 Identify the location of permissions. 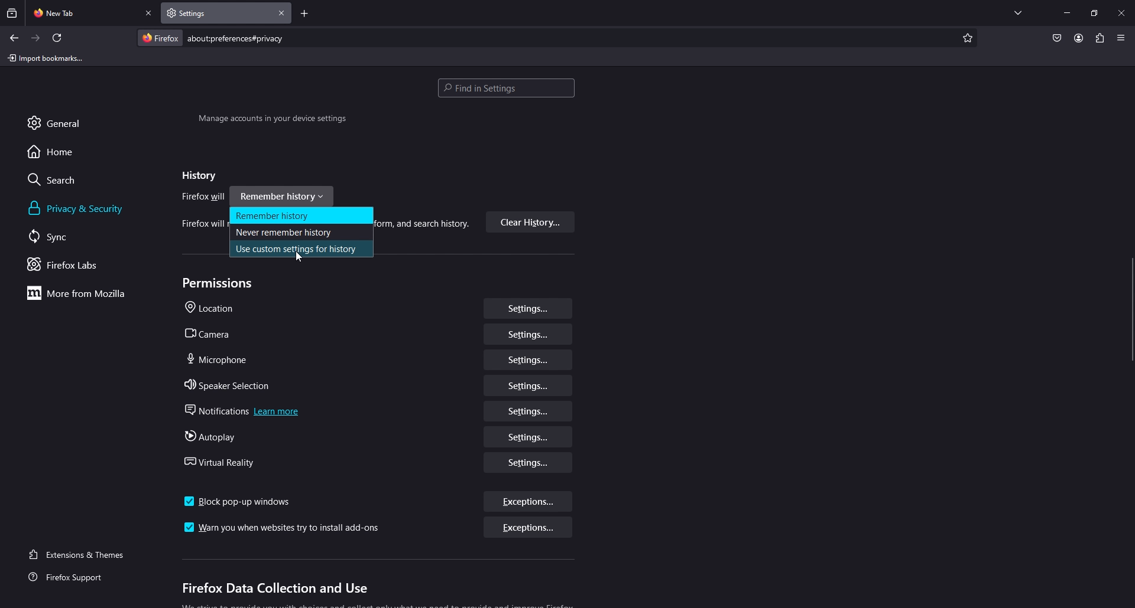
(220, 283).